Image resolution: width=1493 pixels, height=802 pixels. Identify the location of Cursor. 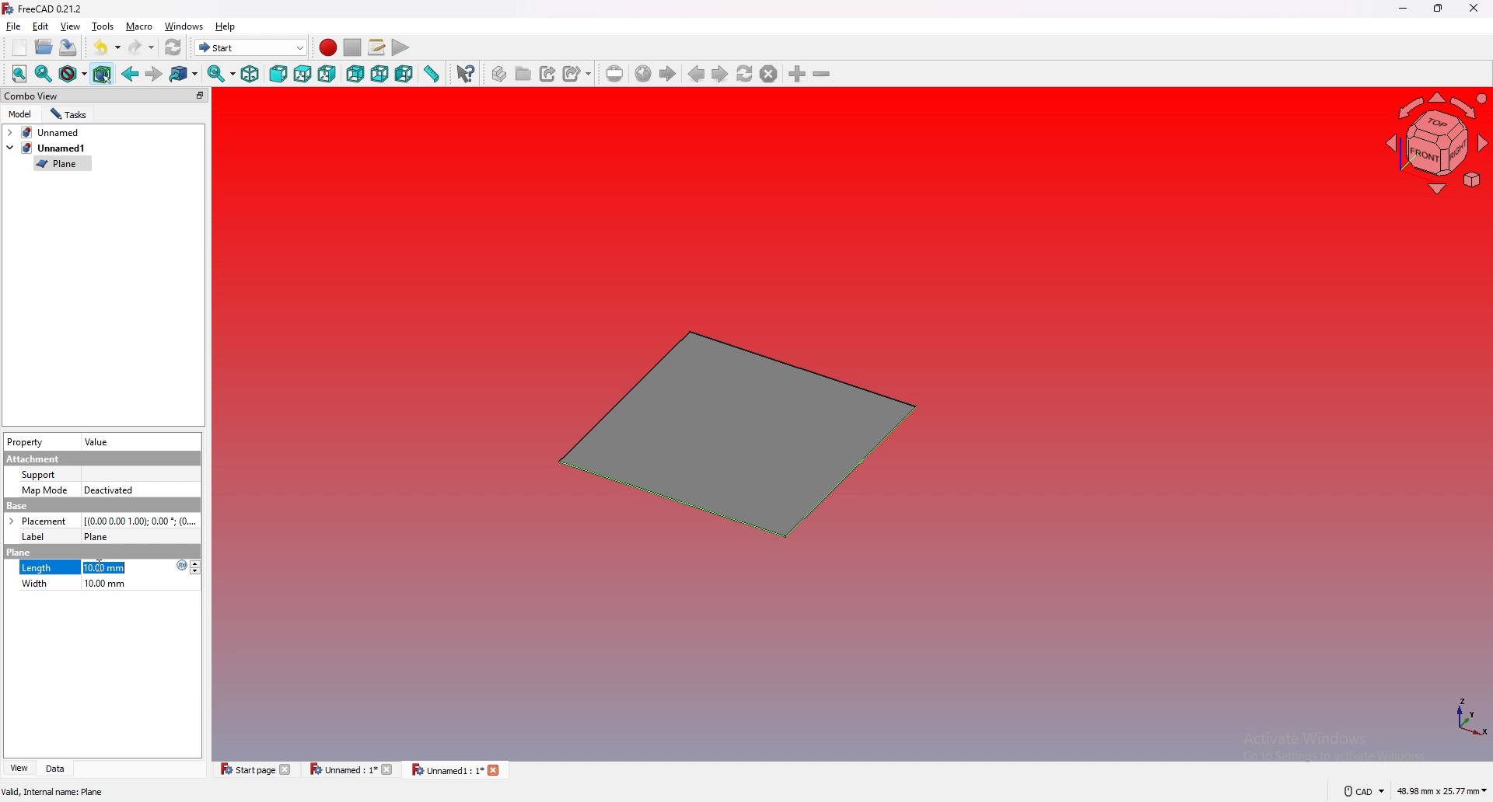
(101, 567).